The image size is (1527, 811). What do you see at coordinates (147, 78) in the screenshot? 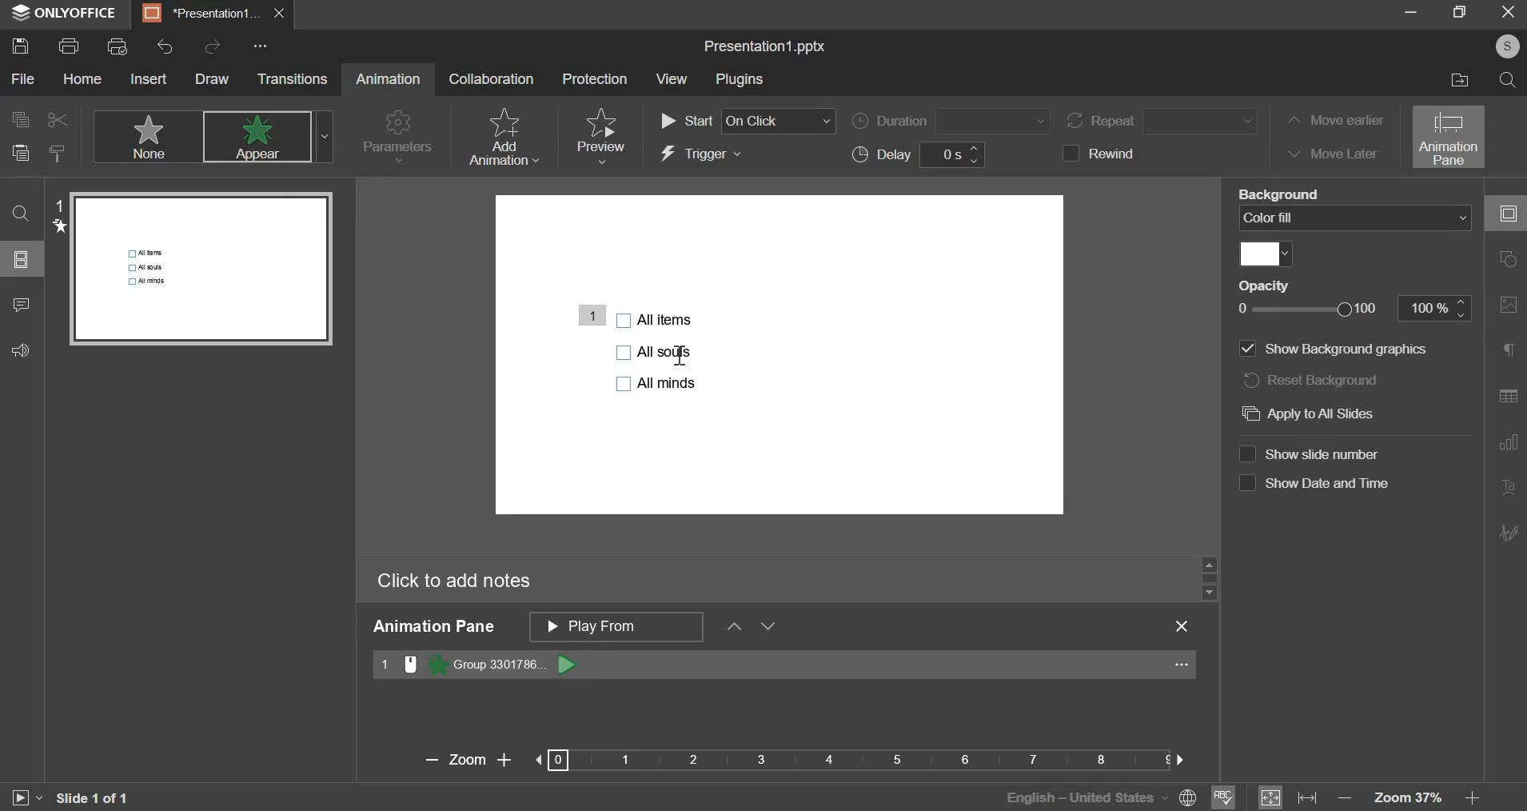
I see `insert` at bounding box center [147, 78].